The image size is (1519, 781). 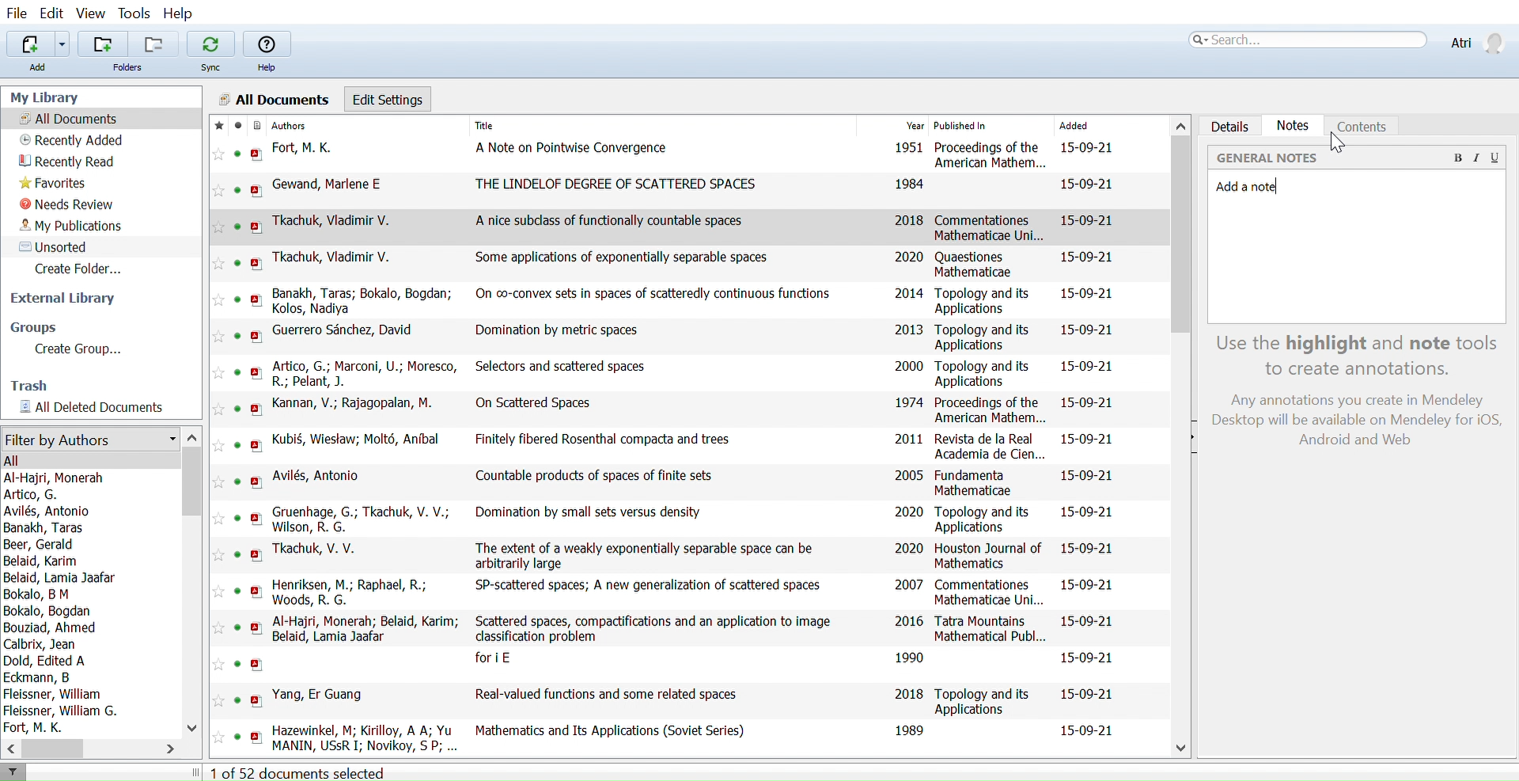 I want to click on 15-09-21, so click(x=1090, y=221).